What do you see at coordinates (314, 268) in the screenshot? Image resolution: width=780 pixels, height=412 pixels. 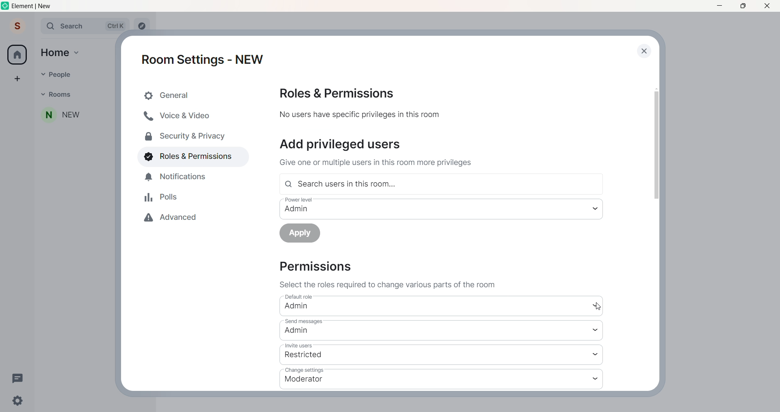 I see `permission` at bounding box center [314, 268].